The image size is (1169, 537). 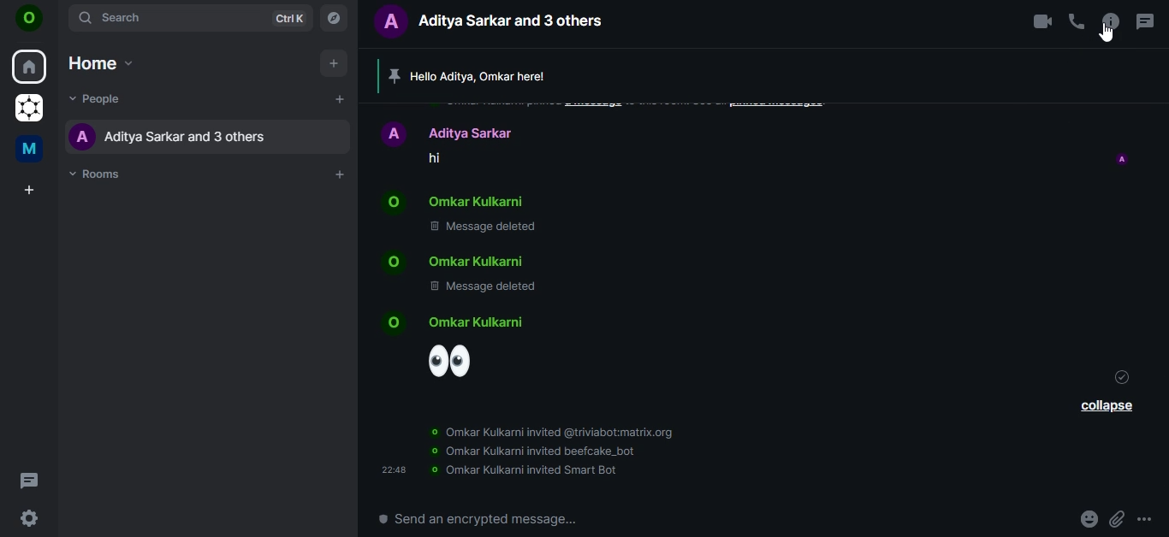 What do you see at coordinates (567, 145) in the screenshot?
I see ` chat messages` at bounding box center [567, 145].